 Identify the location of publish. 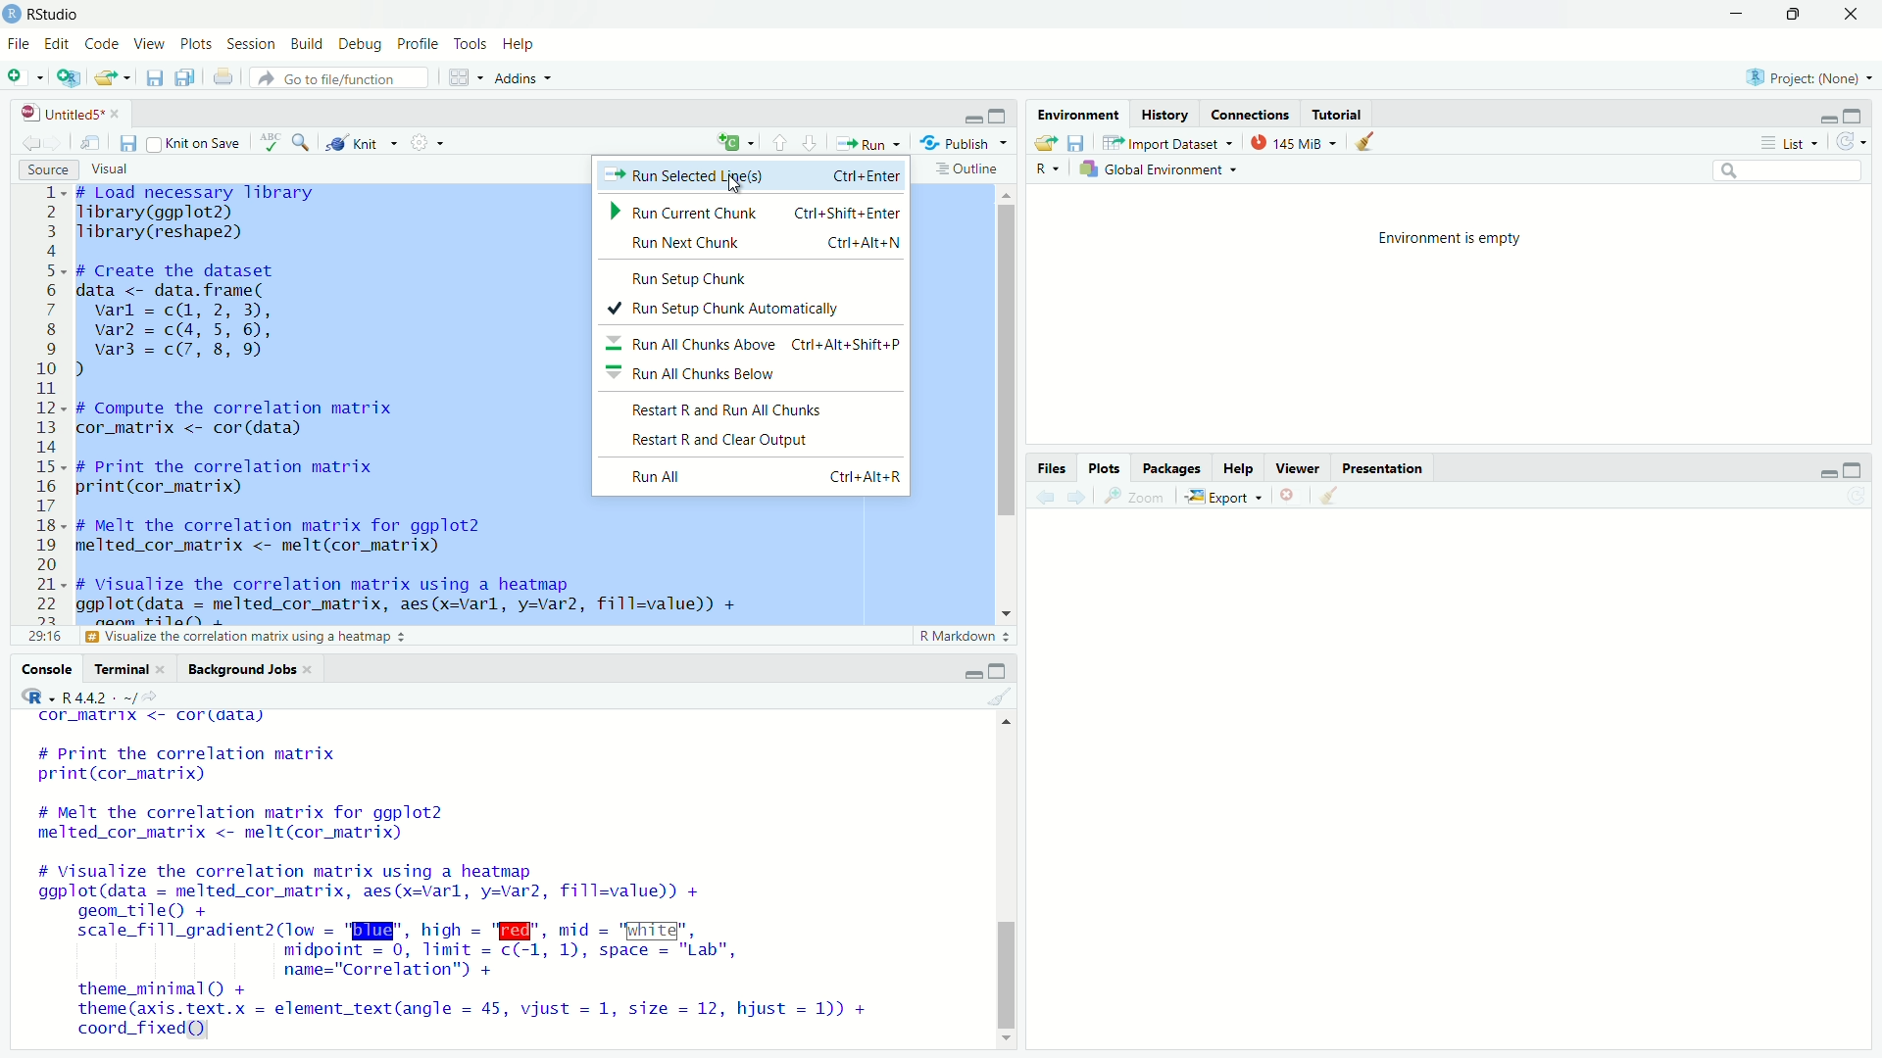
(963, 143).